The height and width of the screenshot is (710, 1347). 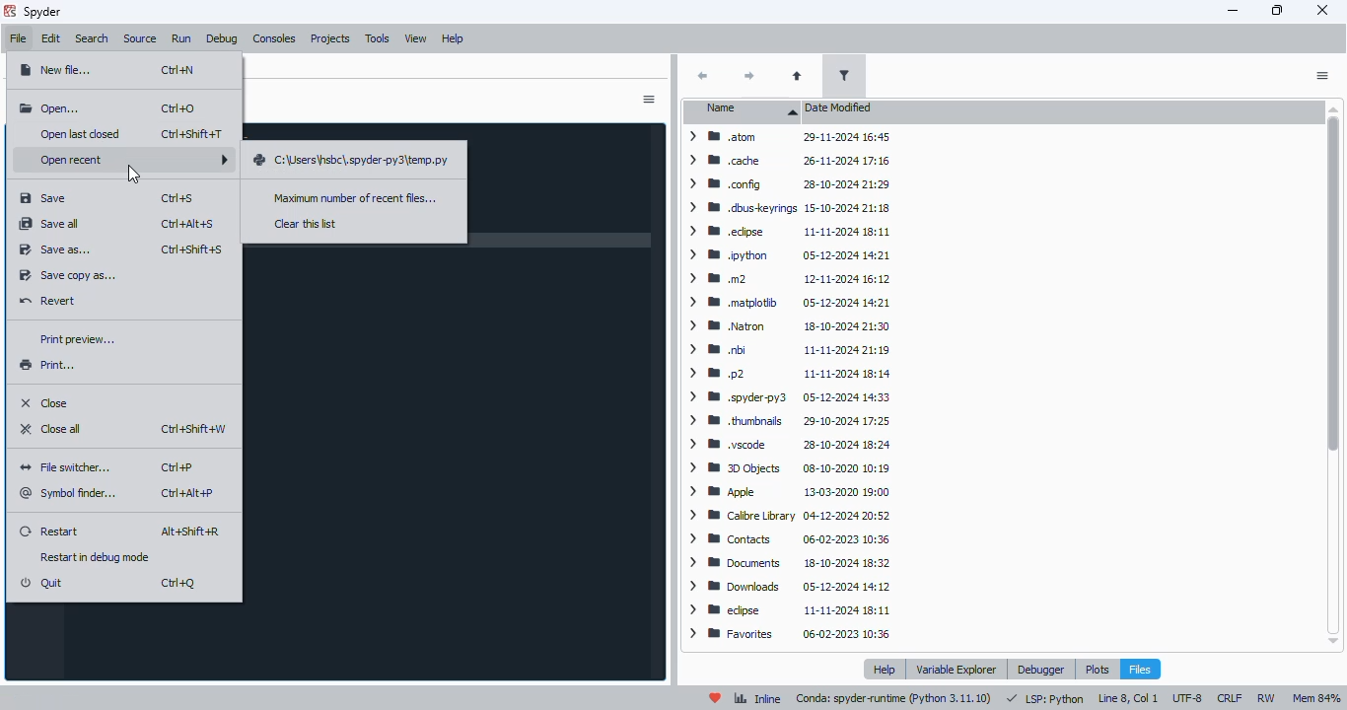 I want to click on actions, so click(x=1321, y=76).